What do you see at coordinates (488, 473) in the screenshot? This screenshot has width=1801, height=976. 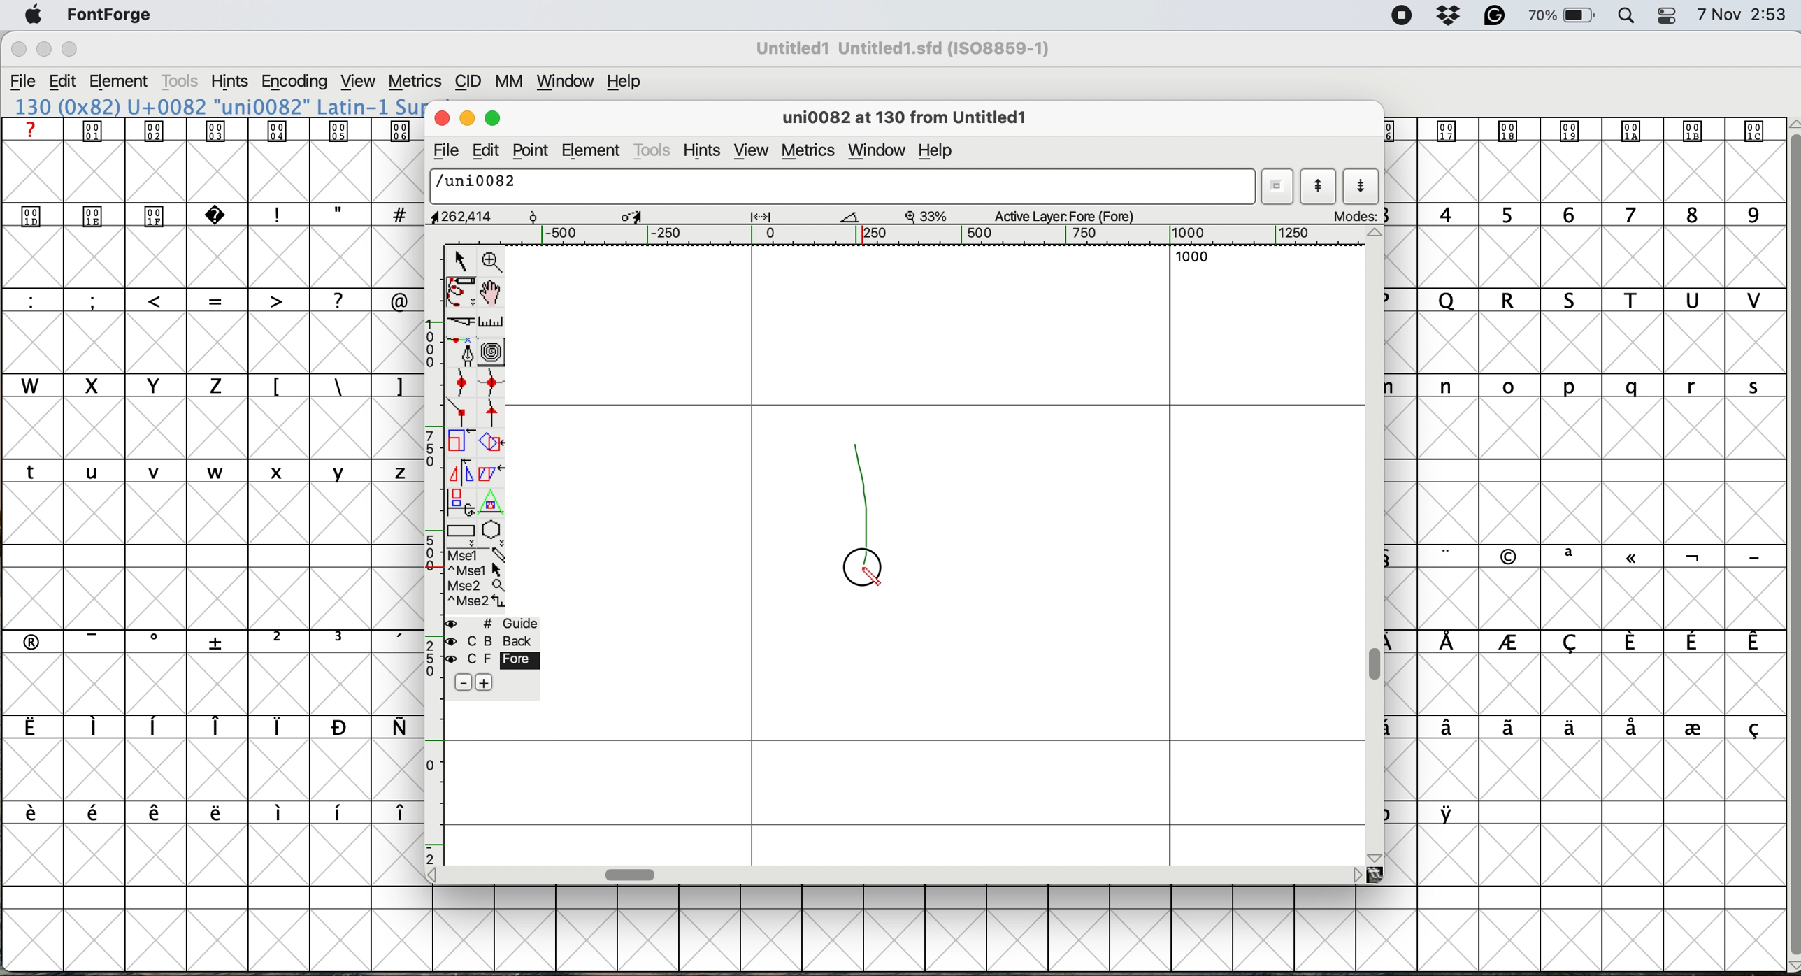 I see `skew selection` at bounding box center [488, 473].